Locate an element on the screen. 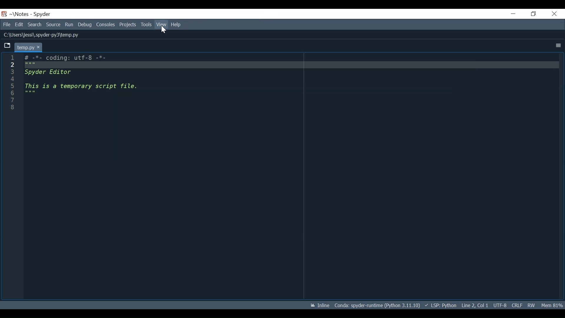 The height and width of the screenshot is (318, 565). LSP: Python is located at coordinates (440, 305).